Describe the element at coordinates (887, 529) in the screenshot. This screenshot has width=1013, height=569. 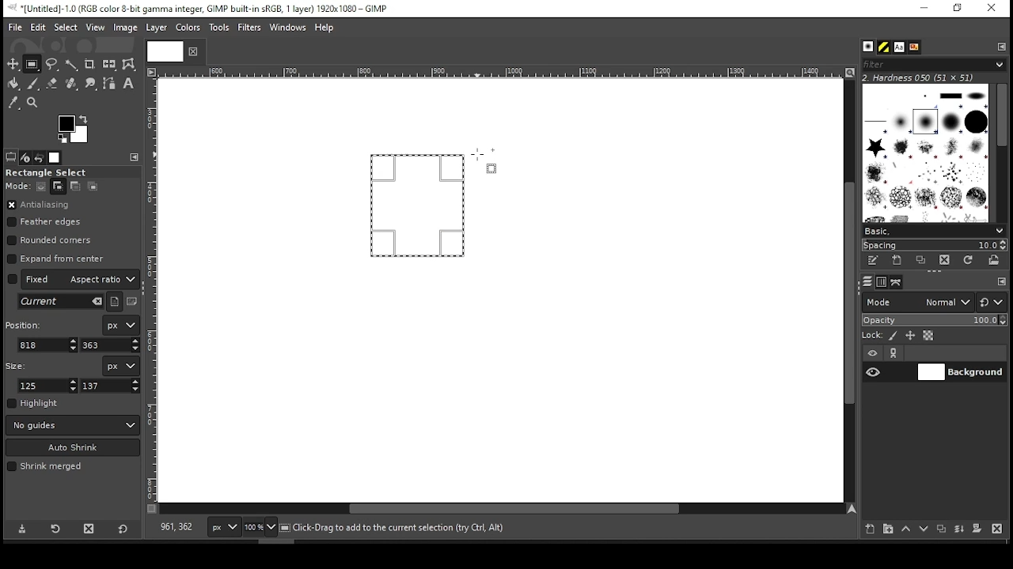
I see `new layer group  ` at that location.